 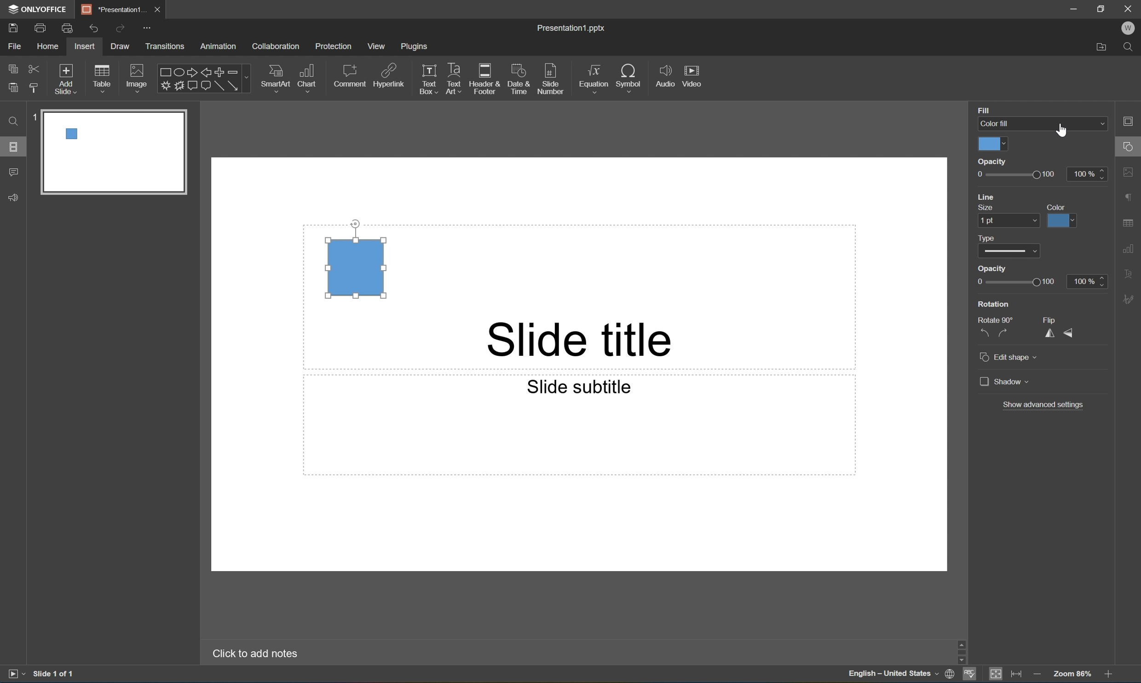 What do you see at coordinates (1132, 121) in the screenshot?
I see `Slide settings` at bounding box center [1132, 121].